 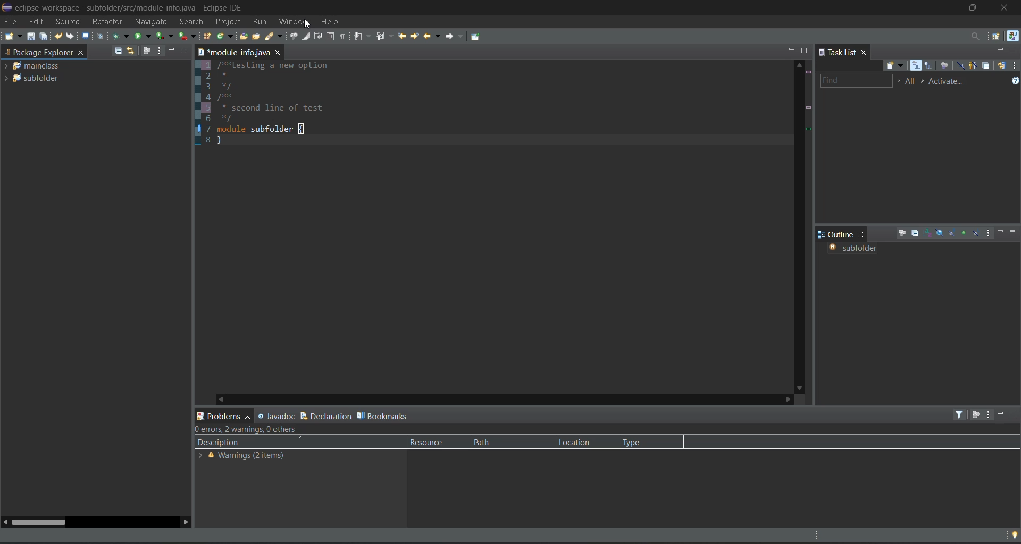 I want to click on file, so click(x=11, y=21).